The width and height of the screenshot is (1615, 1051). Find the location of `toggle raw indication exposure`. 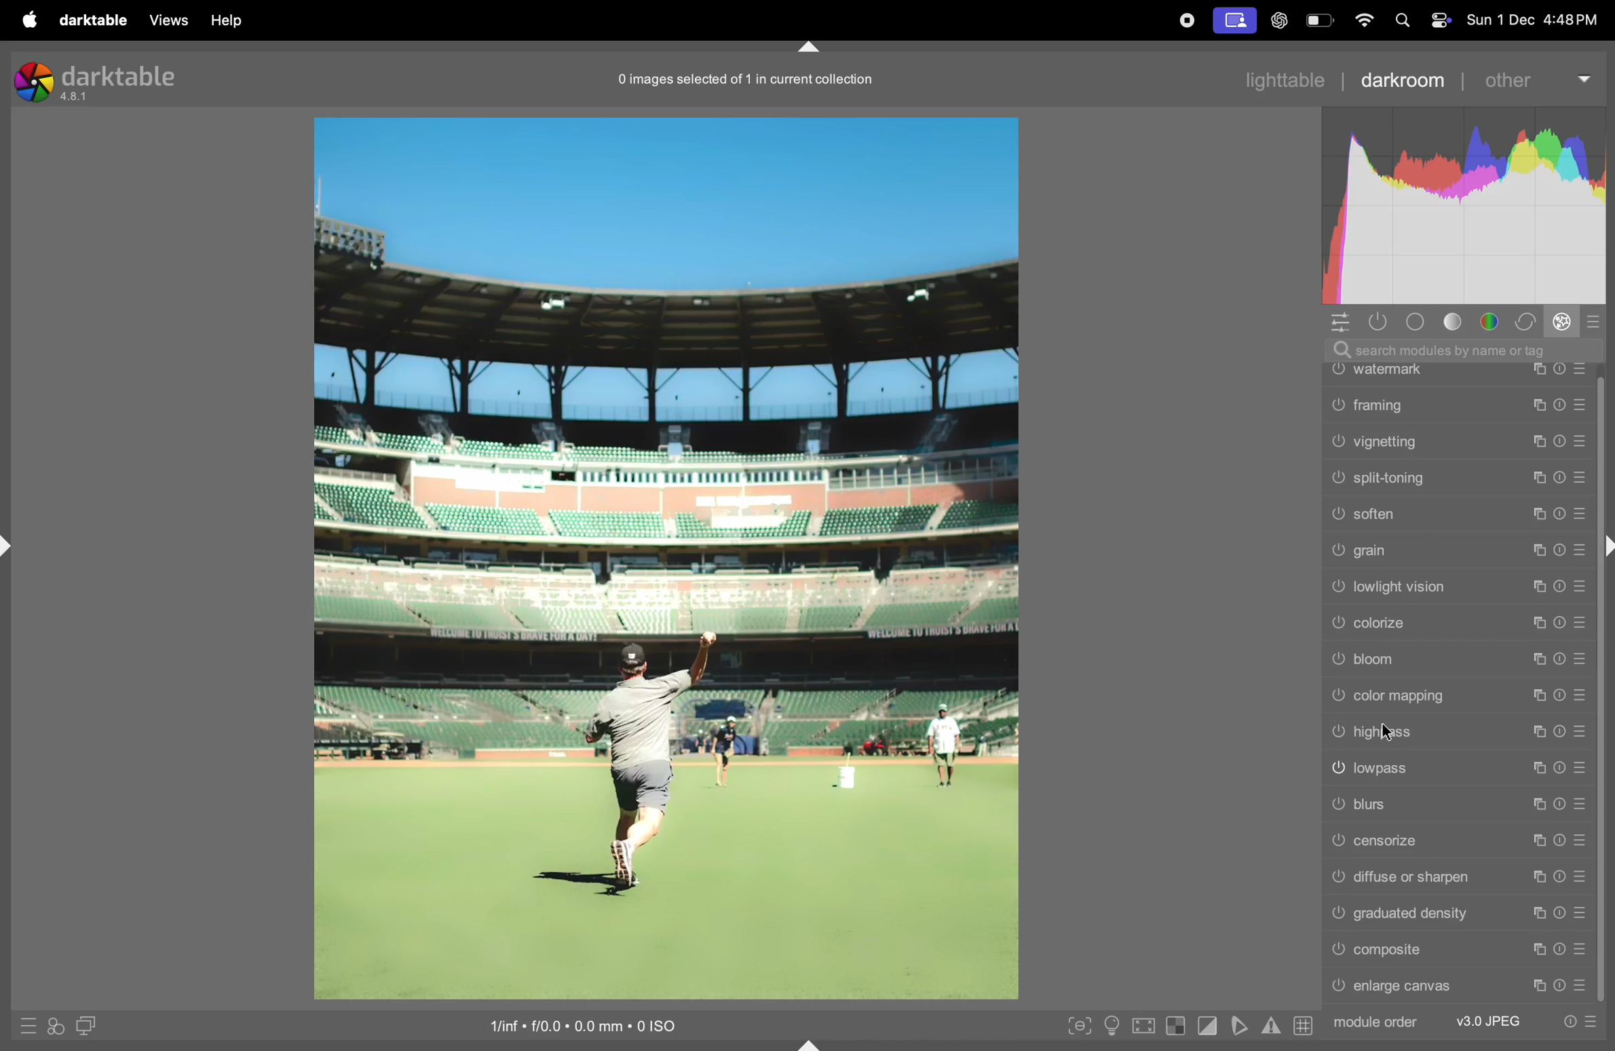

toggle raw indication exposure is located at coordinates (1175, 1028).